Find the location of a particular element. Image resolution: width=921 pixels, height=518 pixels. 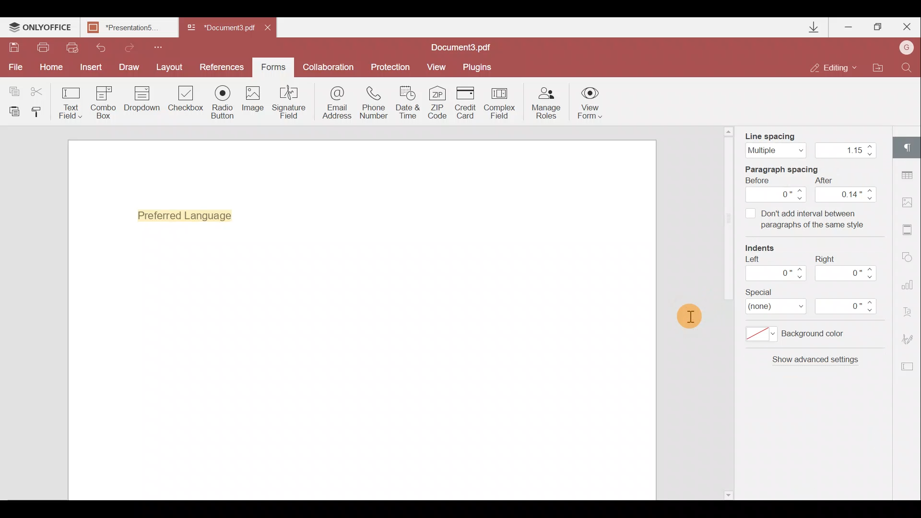

Collaboration is located at coordinates (328, 67).